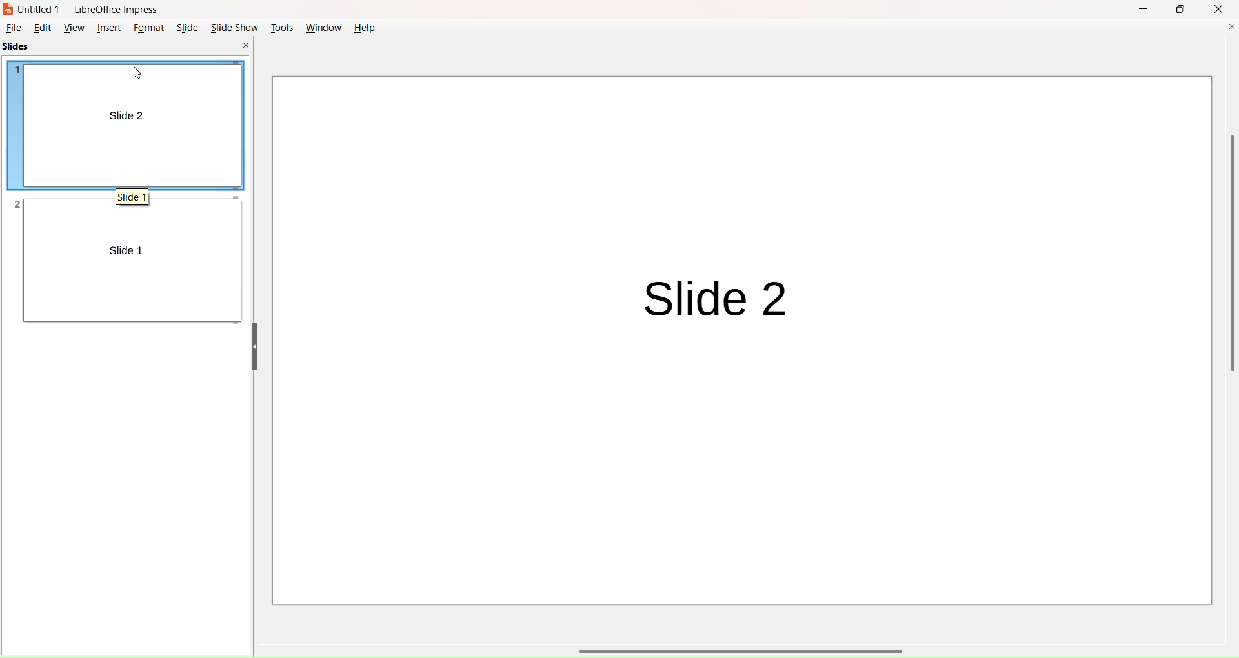 This screenshot has width=1239, height=658. Describe the element at coordinates (280, 26) in the screenshot. I see `tools` at that location.